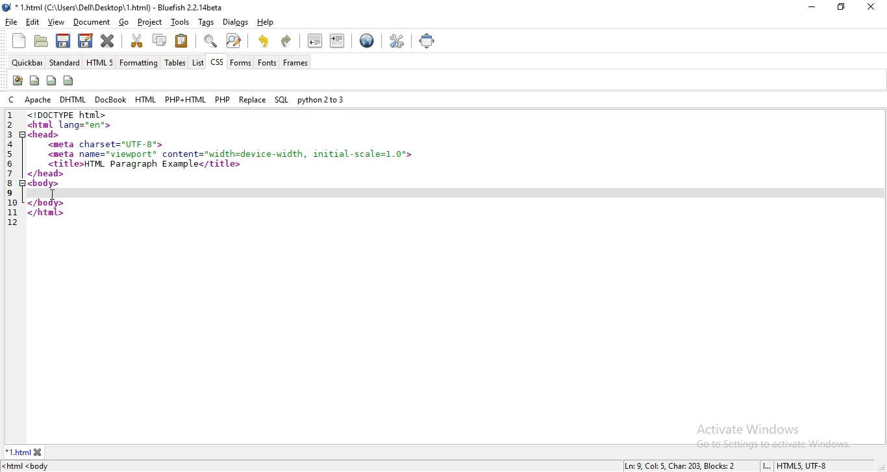  What do you see at coordinates (240, 62) in the screenshot?
I see `forms` at bounding box center [240, 62].